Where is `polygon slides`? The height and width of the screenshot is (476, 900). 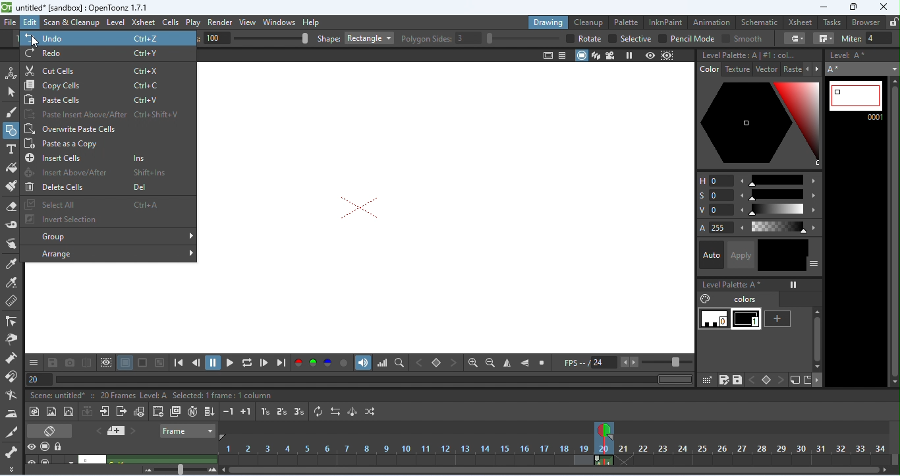 polygon slides is located at coordinates (481, 38).